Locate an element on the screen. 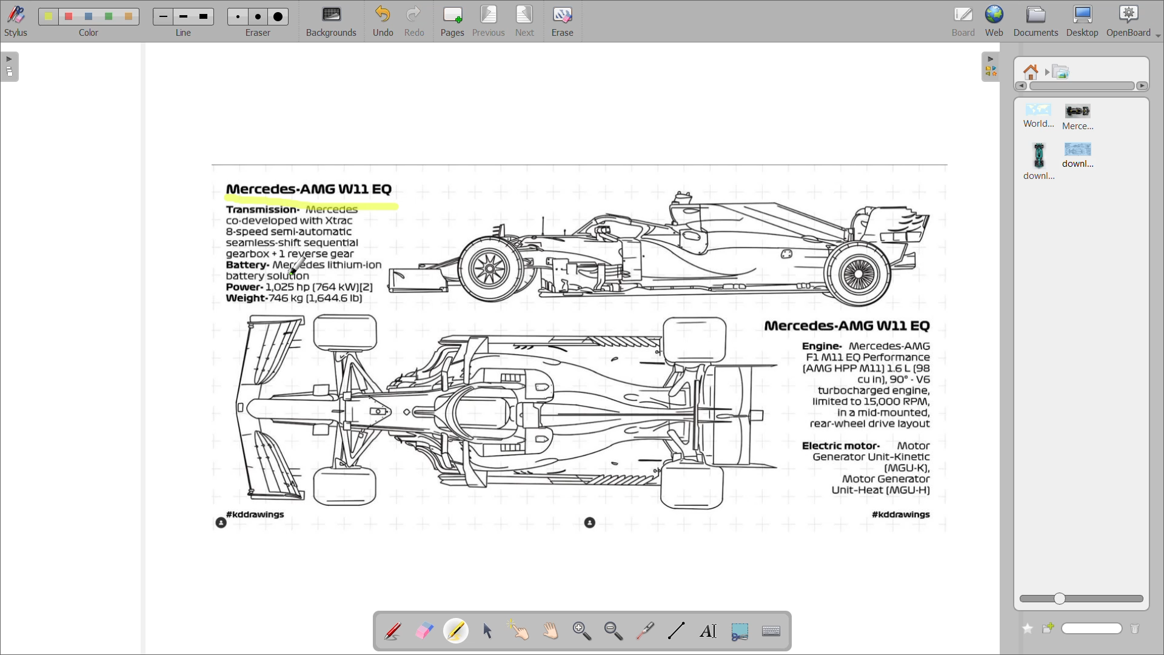 The height and width of the screenshot is (655, 1164). name box is located at coordinates (1094, 629).